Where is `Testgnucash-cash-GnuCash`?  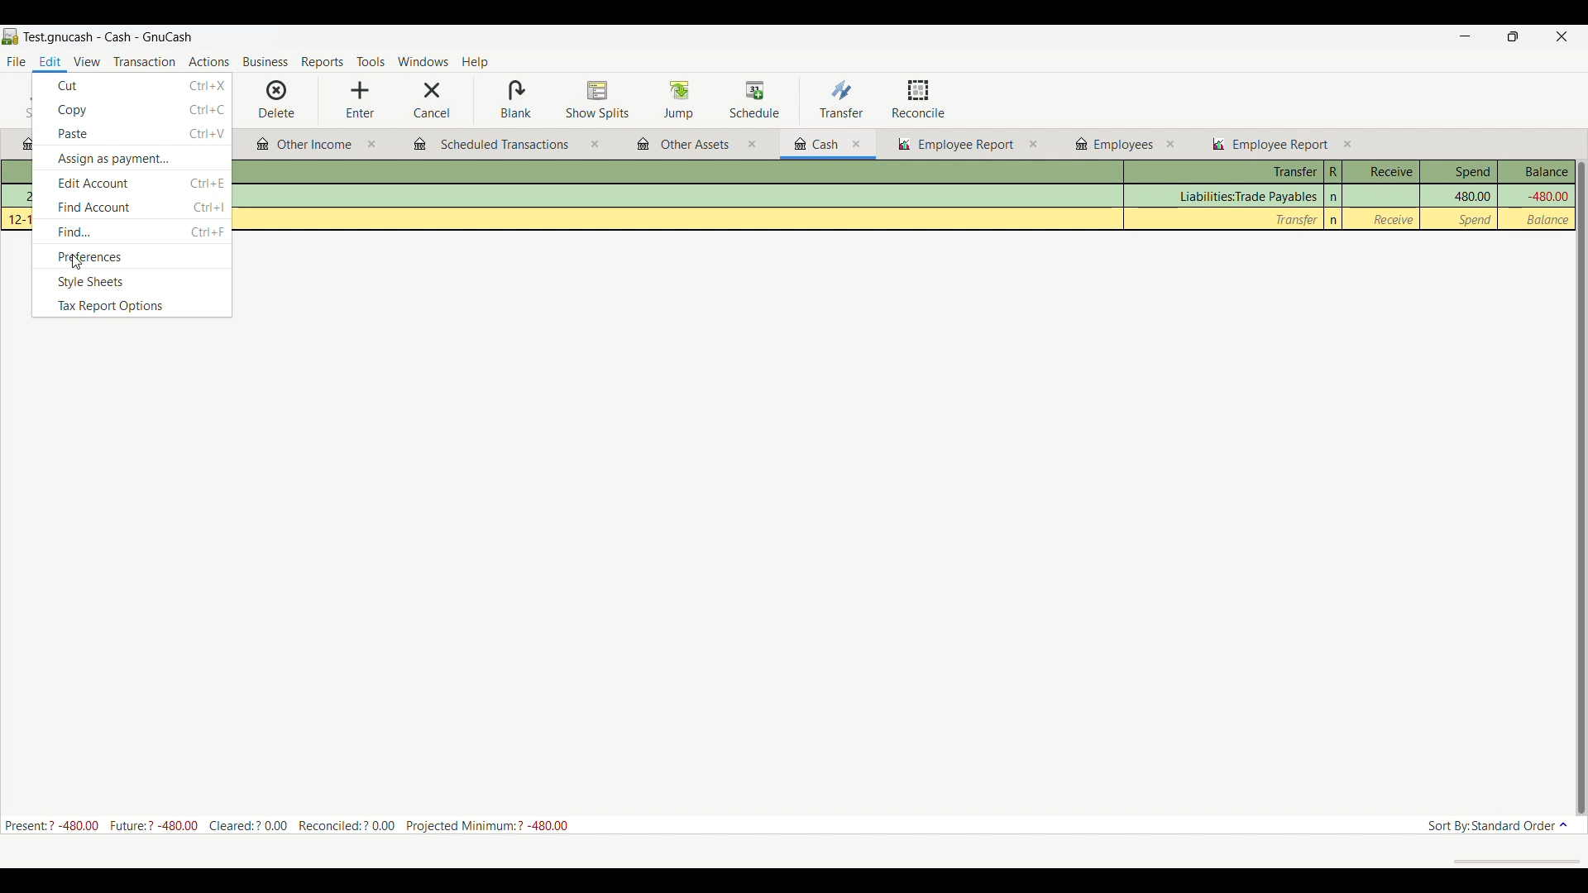
Testgnucash-cash-GnuCash is located at coordinates (109, 36).